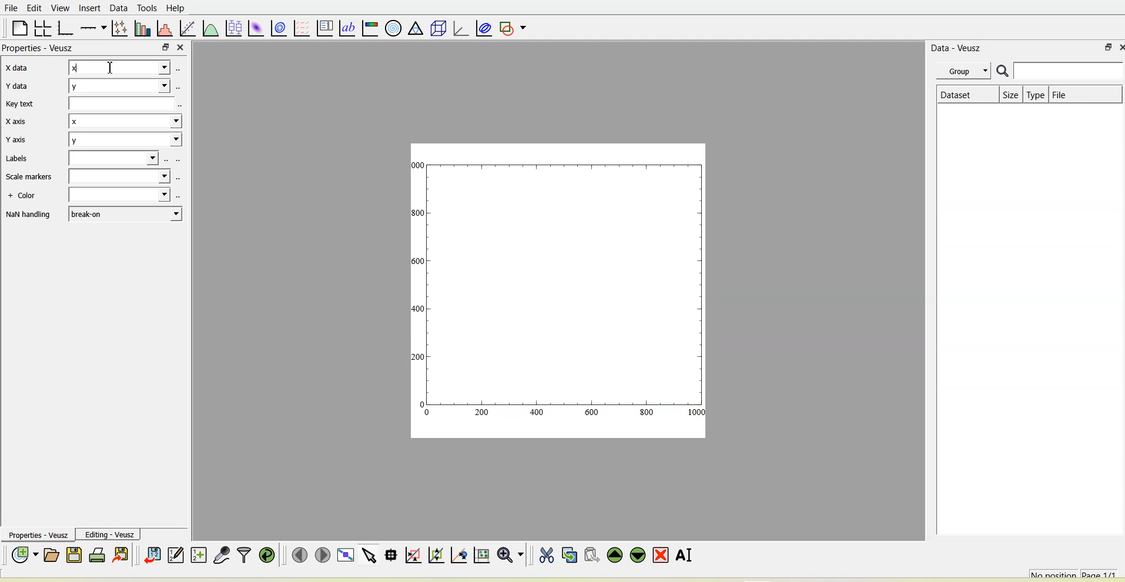  What do you see at coordinates (967, 93) in the screenshot?
I see `Dataset` at bounding box center [967, 93].